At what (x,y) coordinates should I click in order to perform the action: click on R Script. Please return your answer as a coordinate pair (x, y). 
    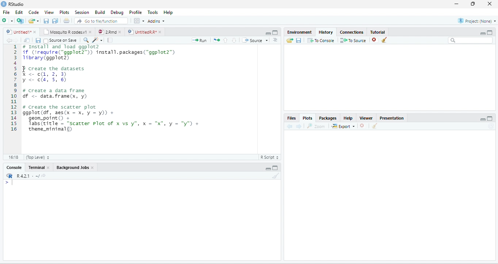
    Looking at the image, I should click on (270, 157).